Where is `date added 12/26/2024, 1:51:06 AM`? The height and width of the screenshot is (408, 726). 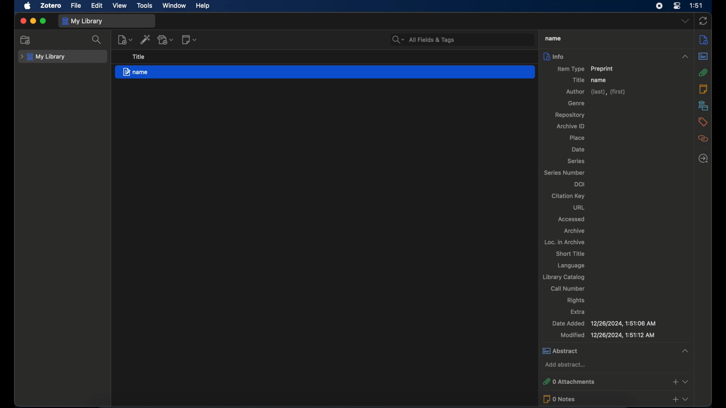
date added 12/26/2024, 1:51:06 AM is located at coordinates (604, 323).